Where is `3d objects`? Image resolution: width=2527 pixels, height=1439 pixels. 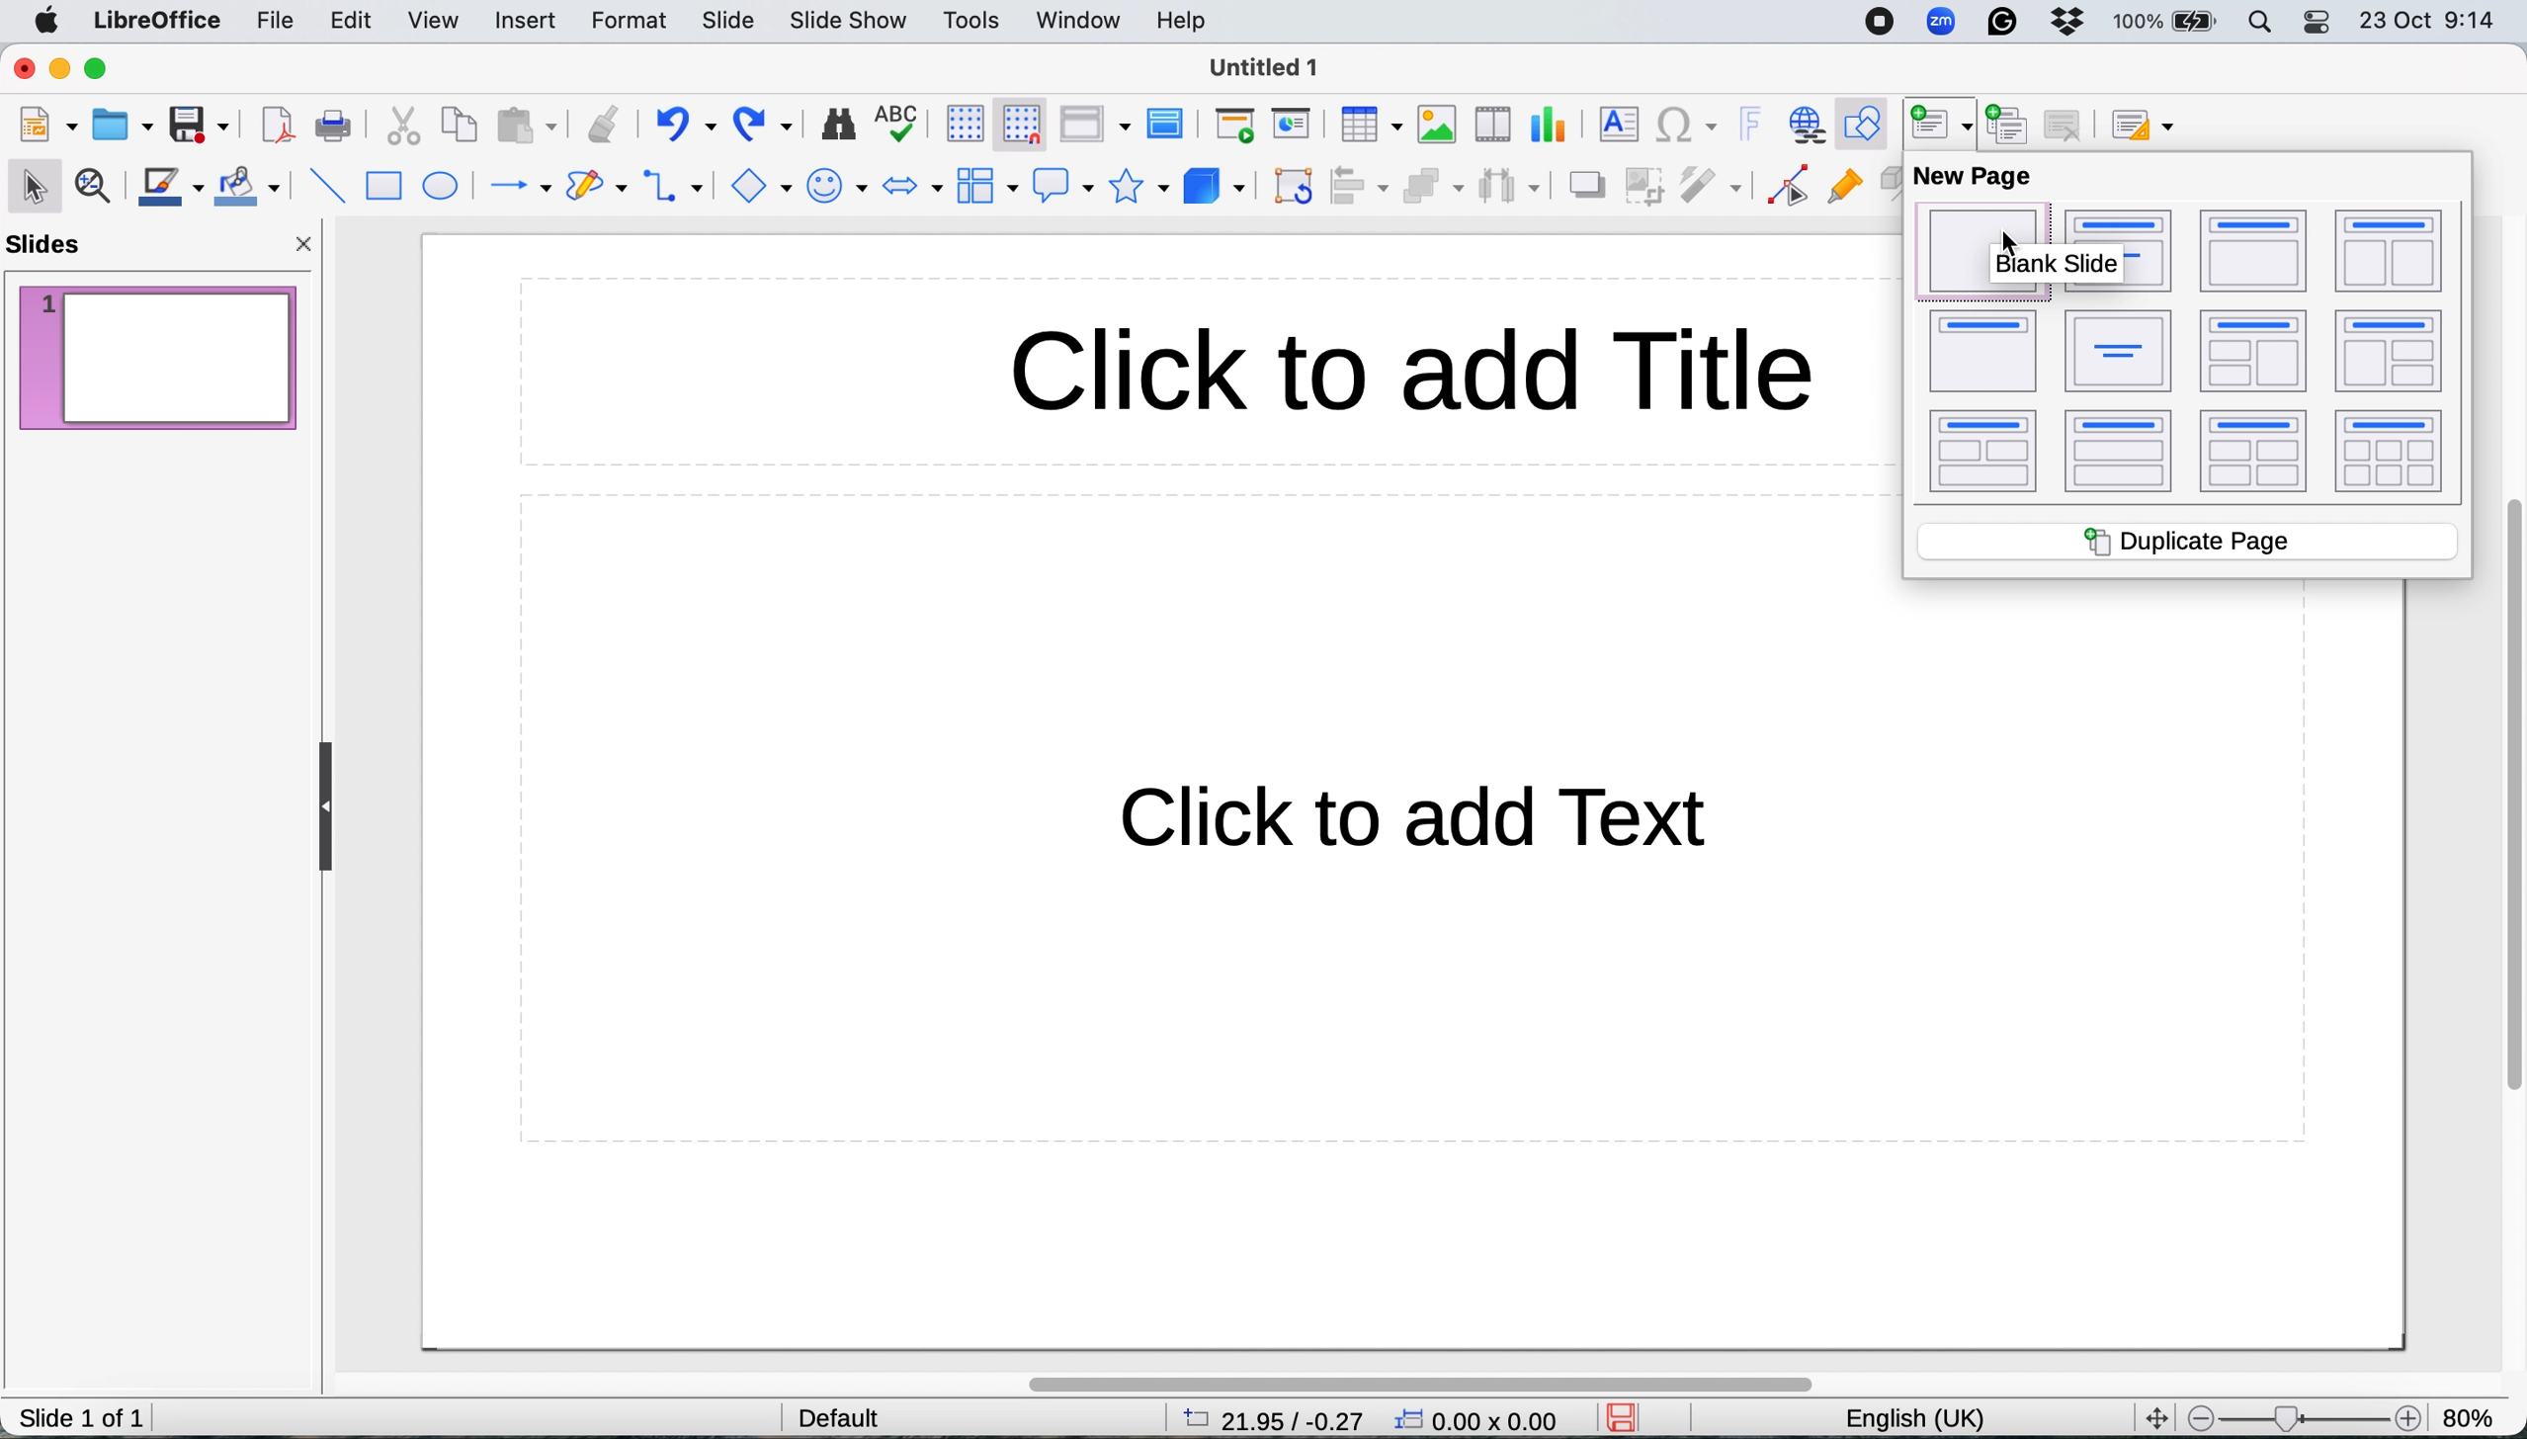 3d objects is located at coordinates (1217, 184).